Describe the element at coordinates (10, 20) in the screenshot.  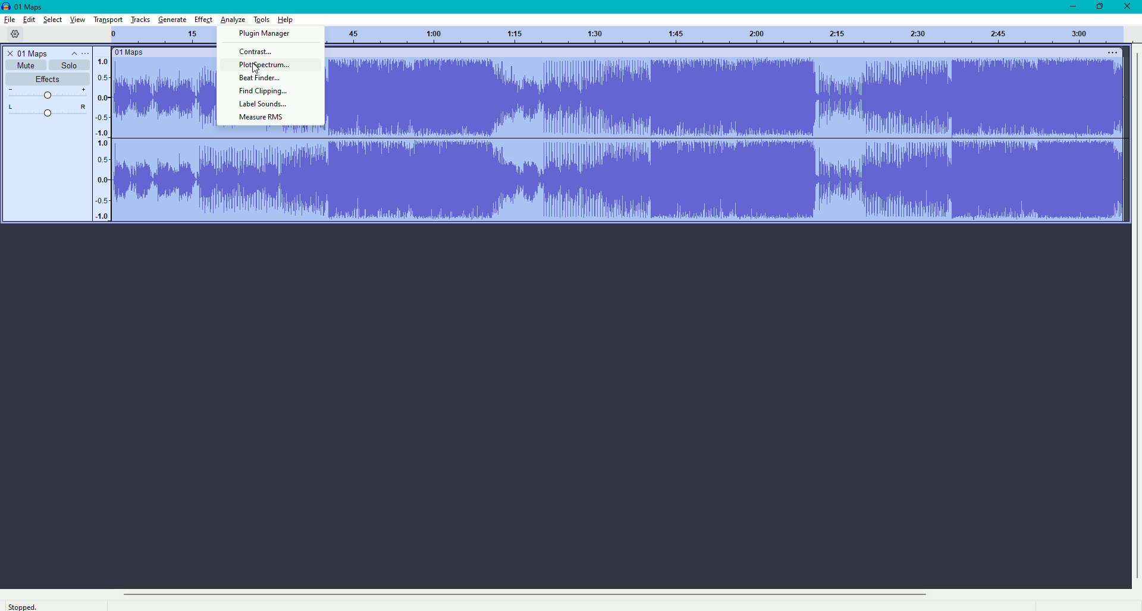
I see `File` at that location.